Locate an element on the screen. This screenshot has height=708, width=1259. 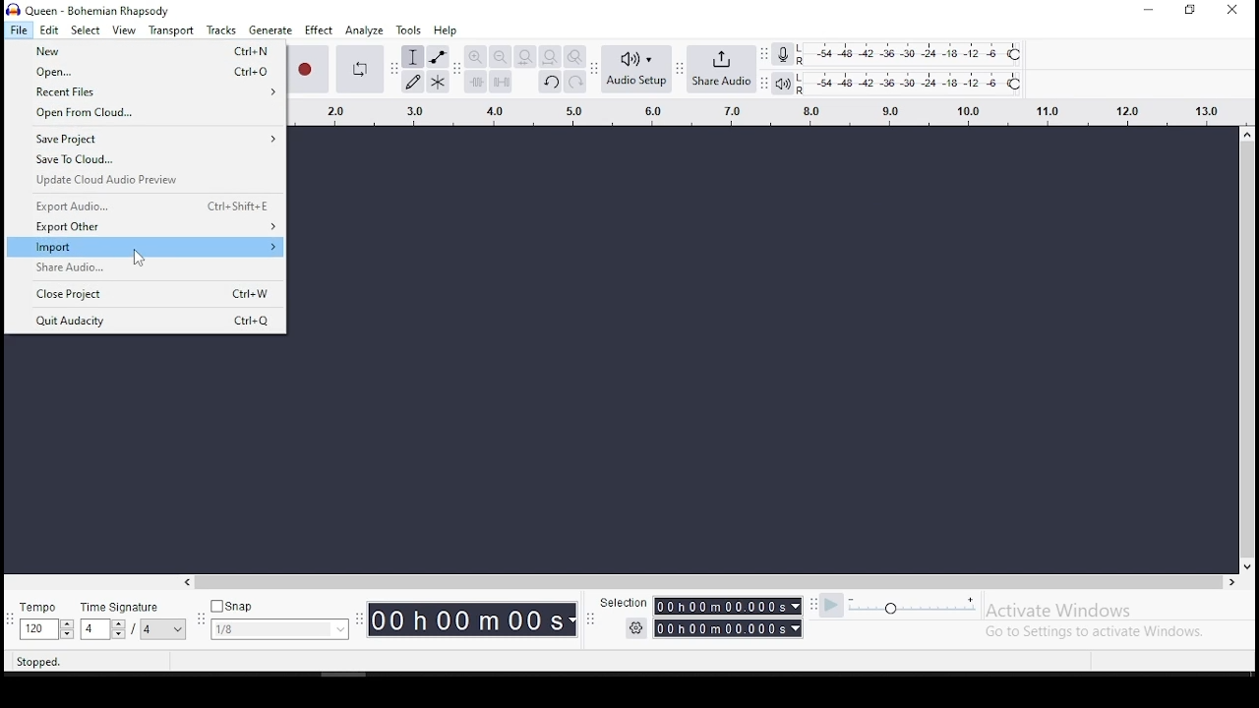
recent files is located at coordinates (144, 93).